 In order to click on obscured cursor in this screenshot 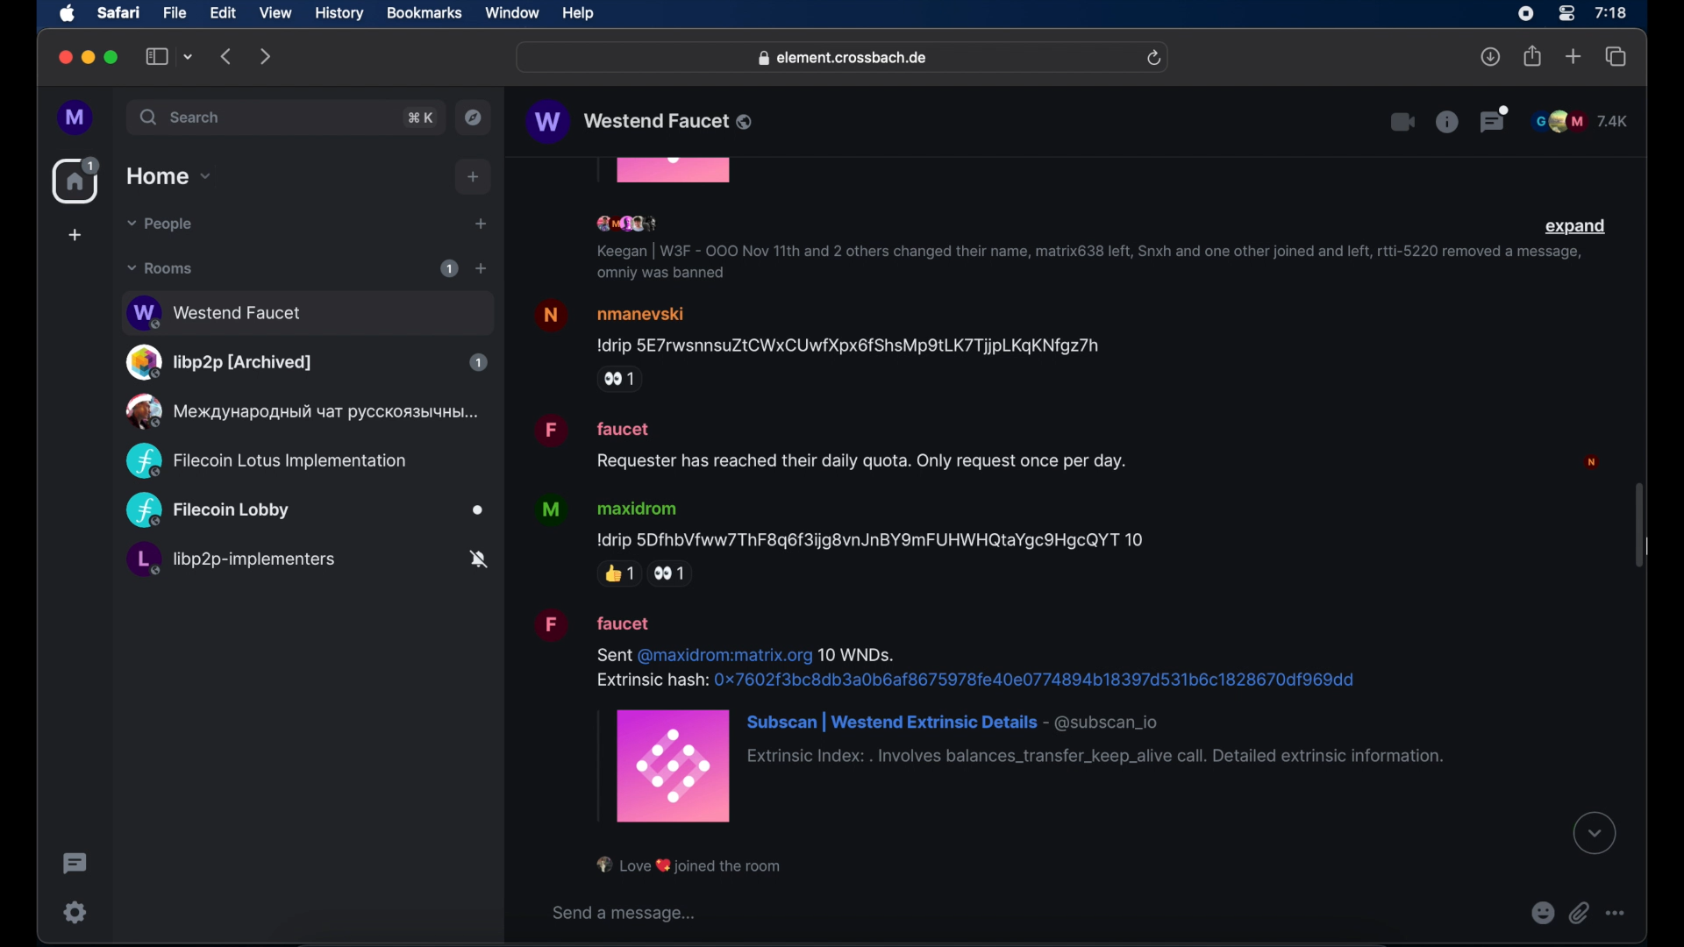, I will do `click(1649, 547)`.